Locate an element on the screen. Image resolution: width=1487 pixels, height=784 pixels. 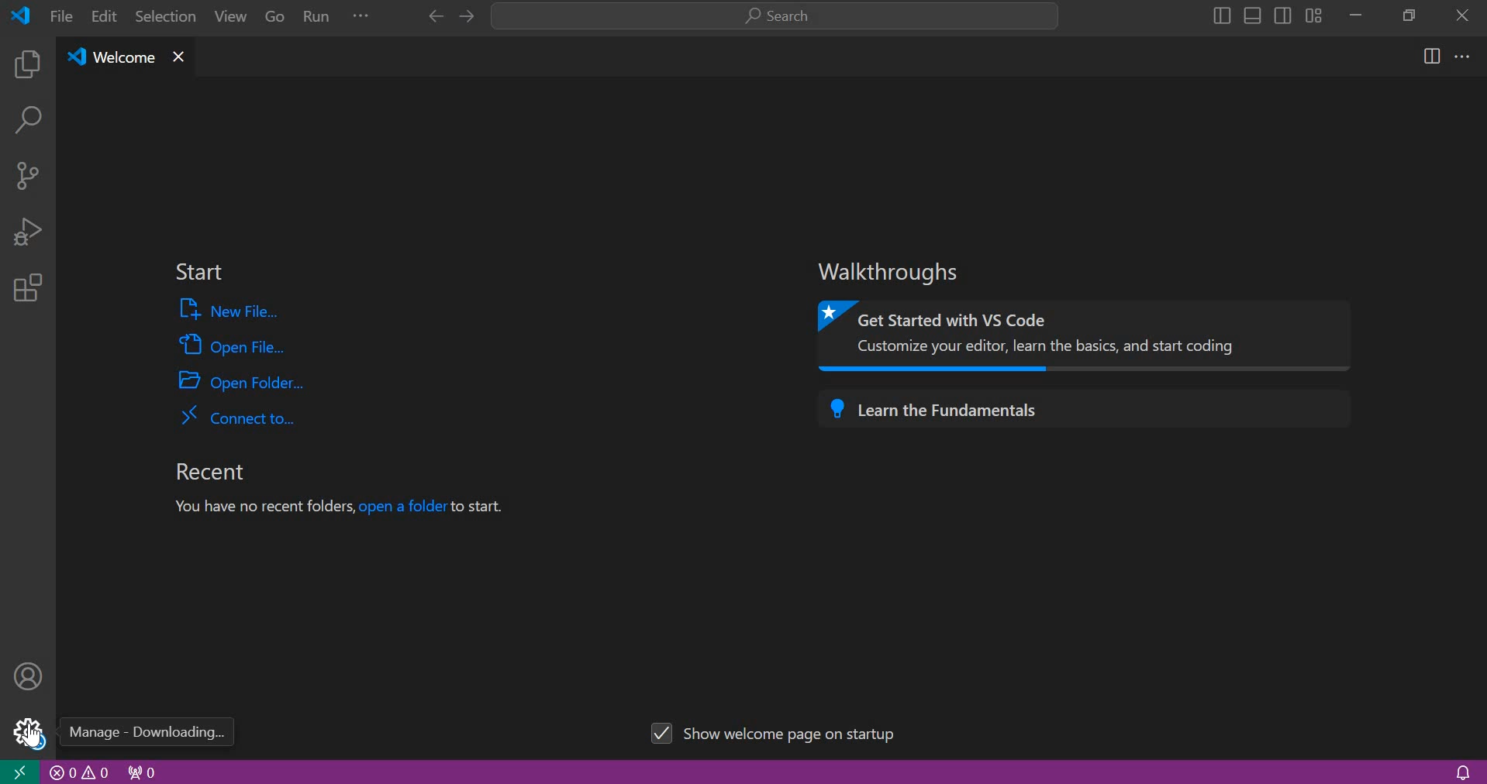
learn the fundamentals is located at coordinates (1082, 406).